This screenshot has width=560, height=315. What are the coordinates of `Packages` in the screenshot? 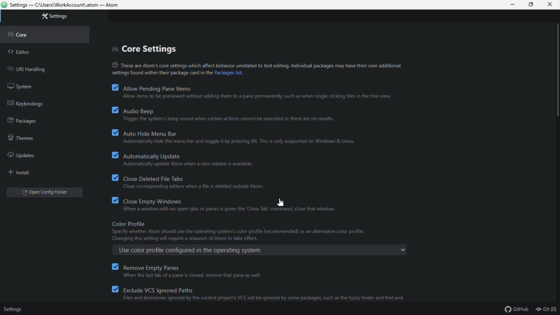 It's located at (42, 119).